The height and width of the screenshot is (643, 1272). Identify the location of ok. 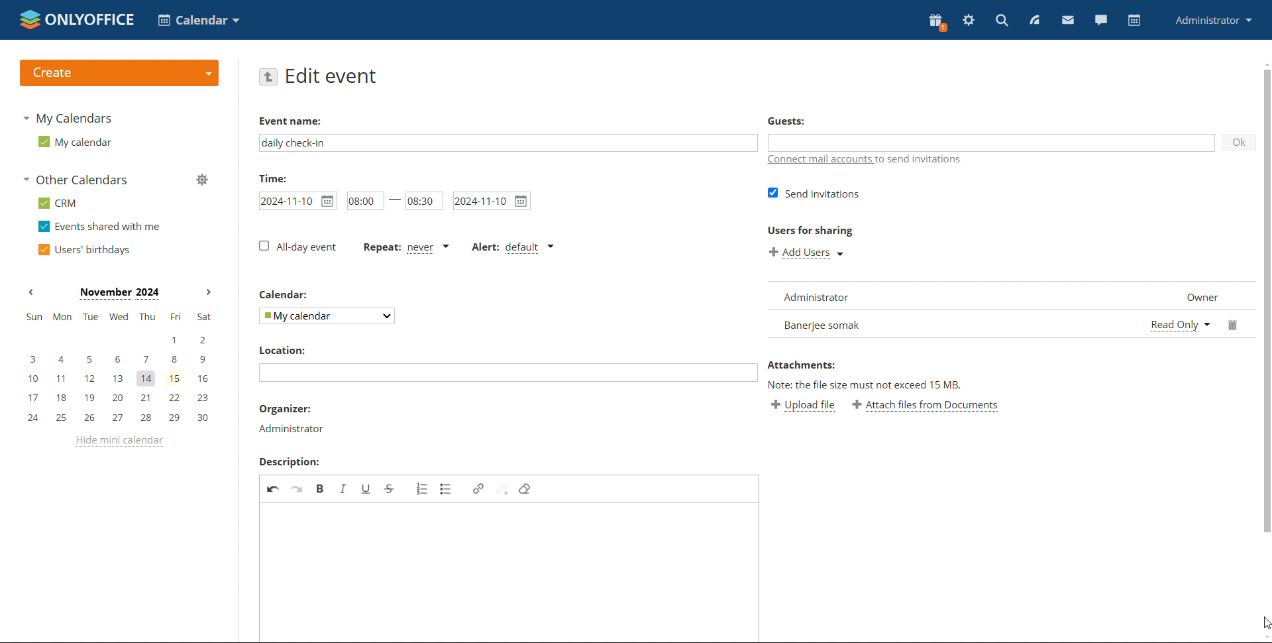
(1234, 145).